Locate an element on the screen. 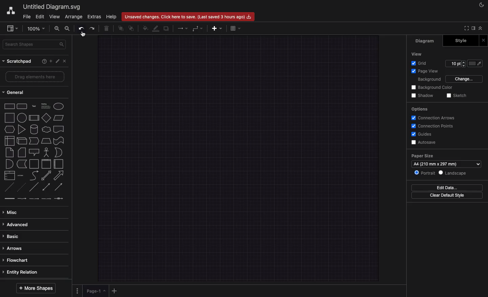 This screenshot has height=297, width=488. Diagram is located at coordinates (425, 41).